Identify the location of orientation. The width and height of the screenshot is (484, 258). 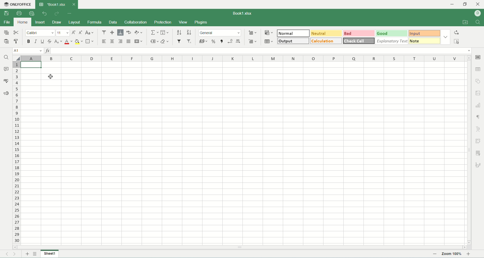
(139, 32).